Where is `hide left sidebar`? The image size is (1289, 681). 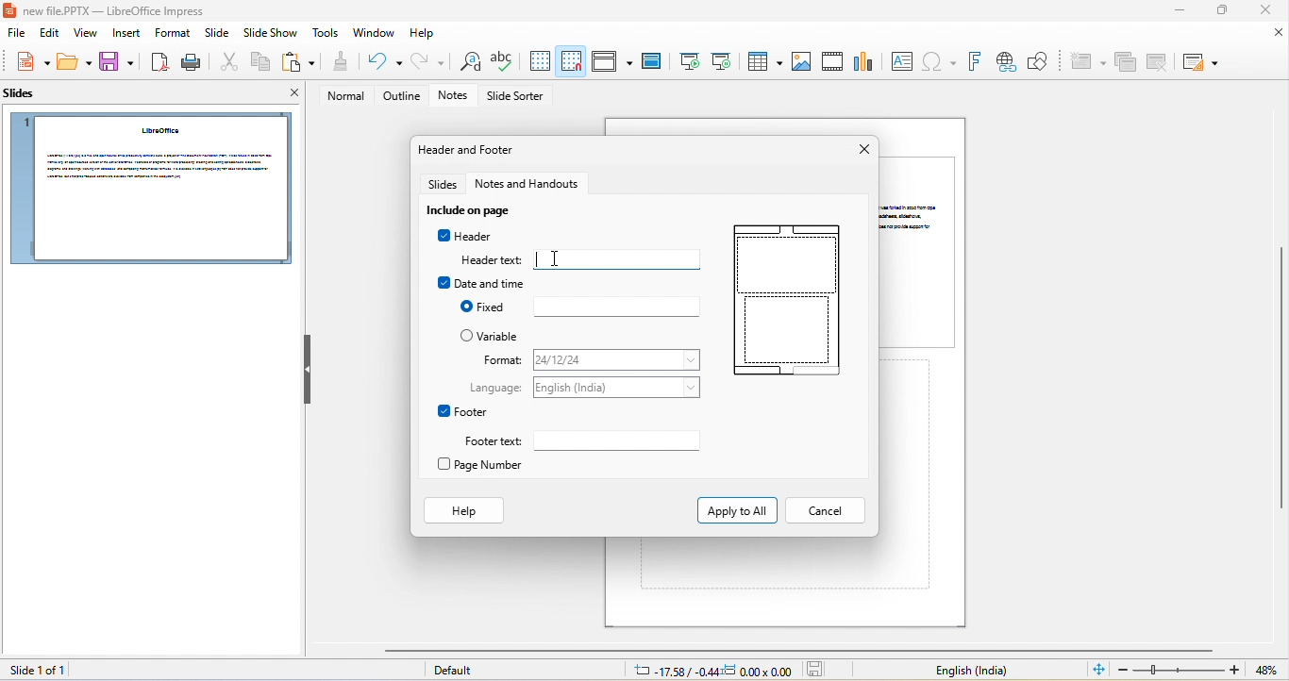
hide left sidebar is located at coordinates (308, 369).